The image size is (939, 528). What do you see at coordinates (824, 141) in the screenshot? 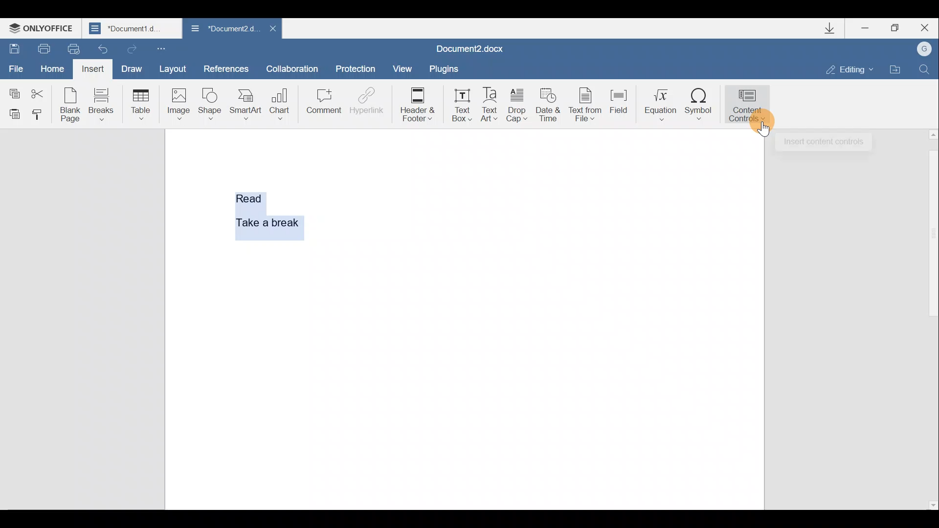
I see `Insert content controls` at bounding box center [824, 141].